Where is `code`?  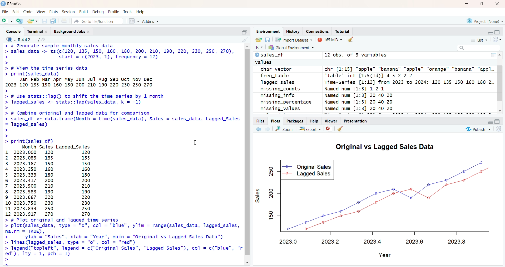
code is located at coordinates (28, 12).